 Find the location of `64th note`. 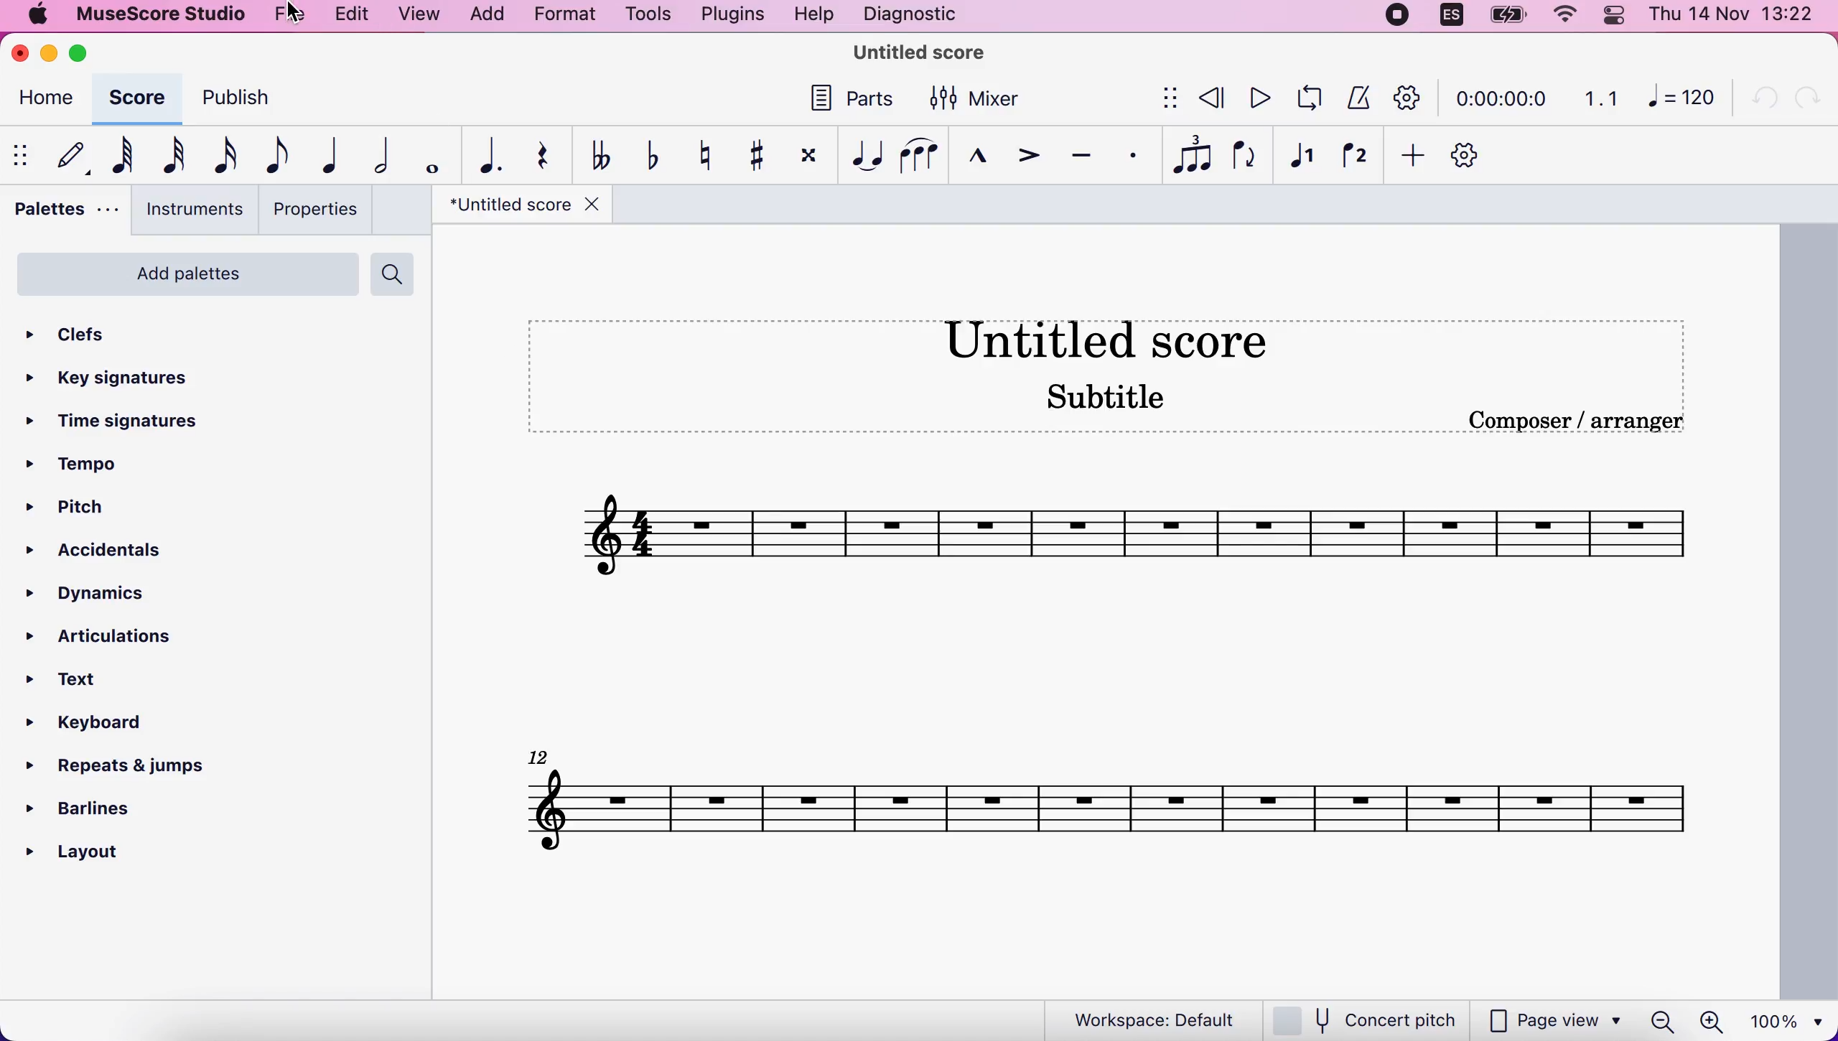

64th note is located at coordinates (119, 157).